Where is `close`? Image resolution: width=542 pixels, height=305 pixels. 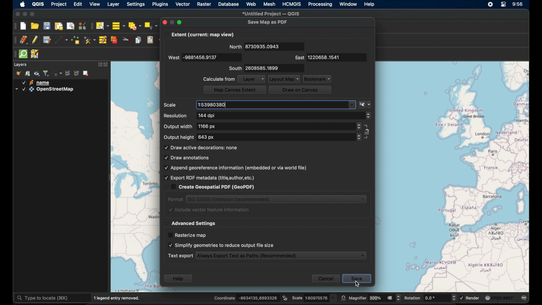 close is located at coordinates (107, 65).